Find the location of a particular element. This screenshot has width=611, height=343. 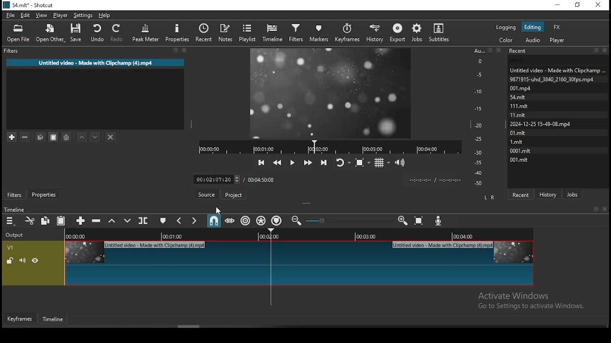

video track is located at coordinates (299, 261).